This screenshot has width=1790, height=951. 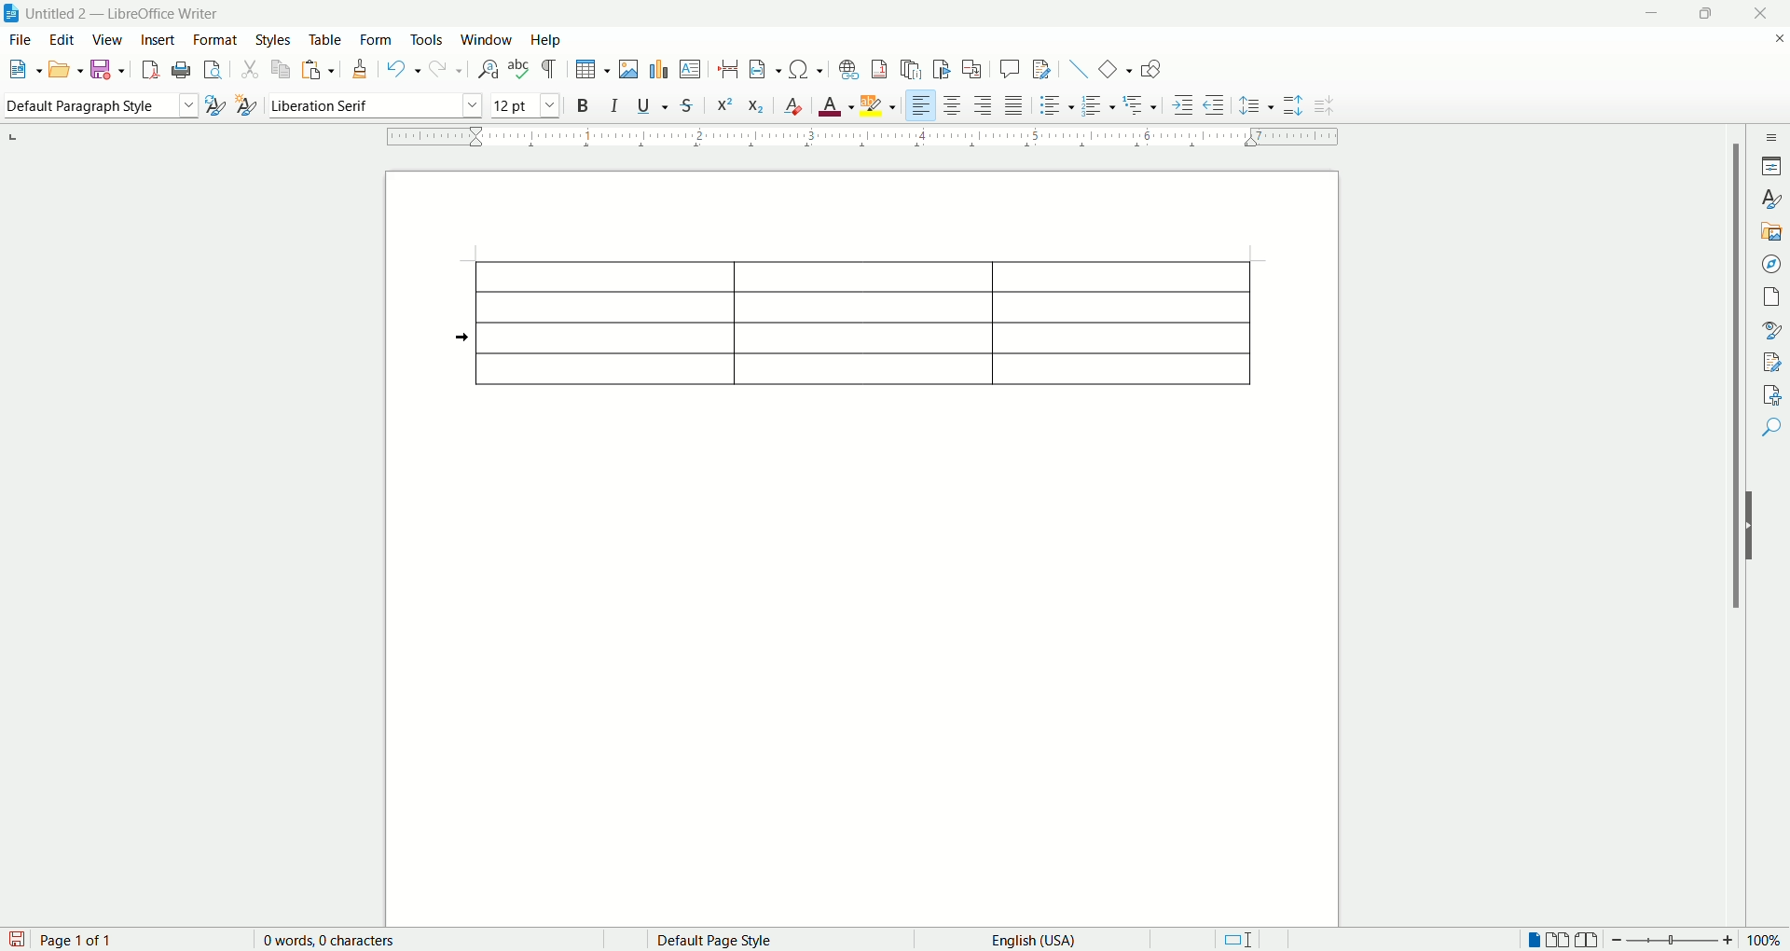 What do you see at coordinates (854, 541) in the screenshot?
I see `page` at bounding box center [854, 541].